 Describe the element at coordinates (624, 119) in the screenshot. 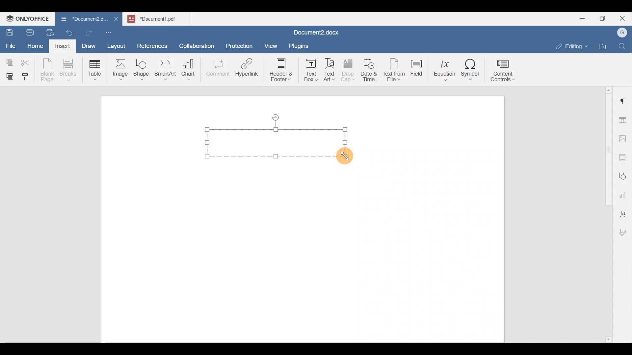

I see `Table settings` at that location.